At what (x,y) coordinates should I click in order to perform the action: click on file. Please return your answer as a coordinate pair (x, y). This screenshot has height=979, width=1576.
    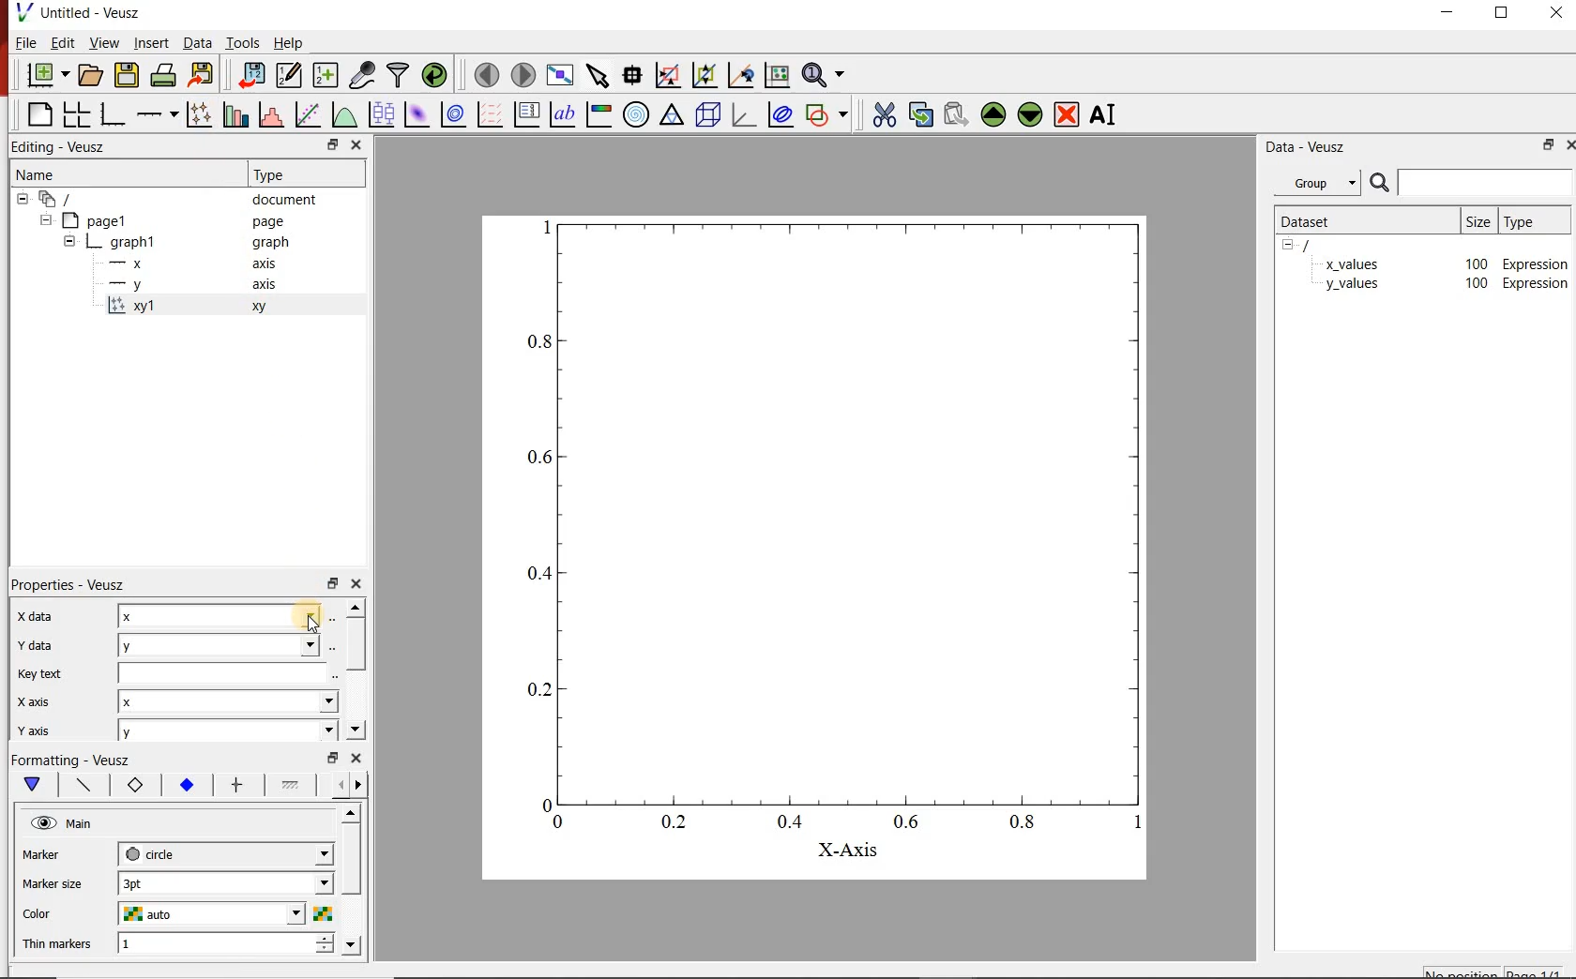
    Looking at the image, I should click on (27, 42).